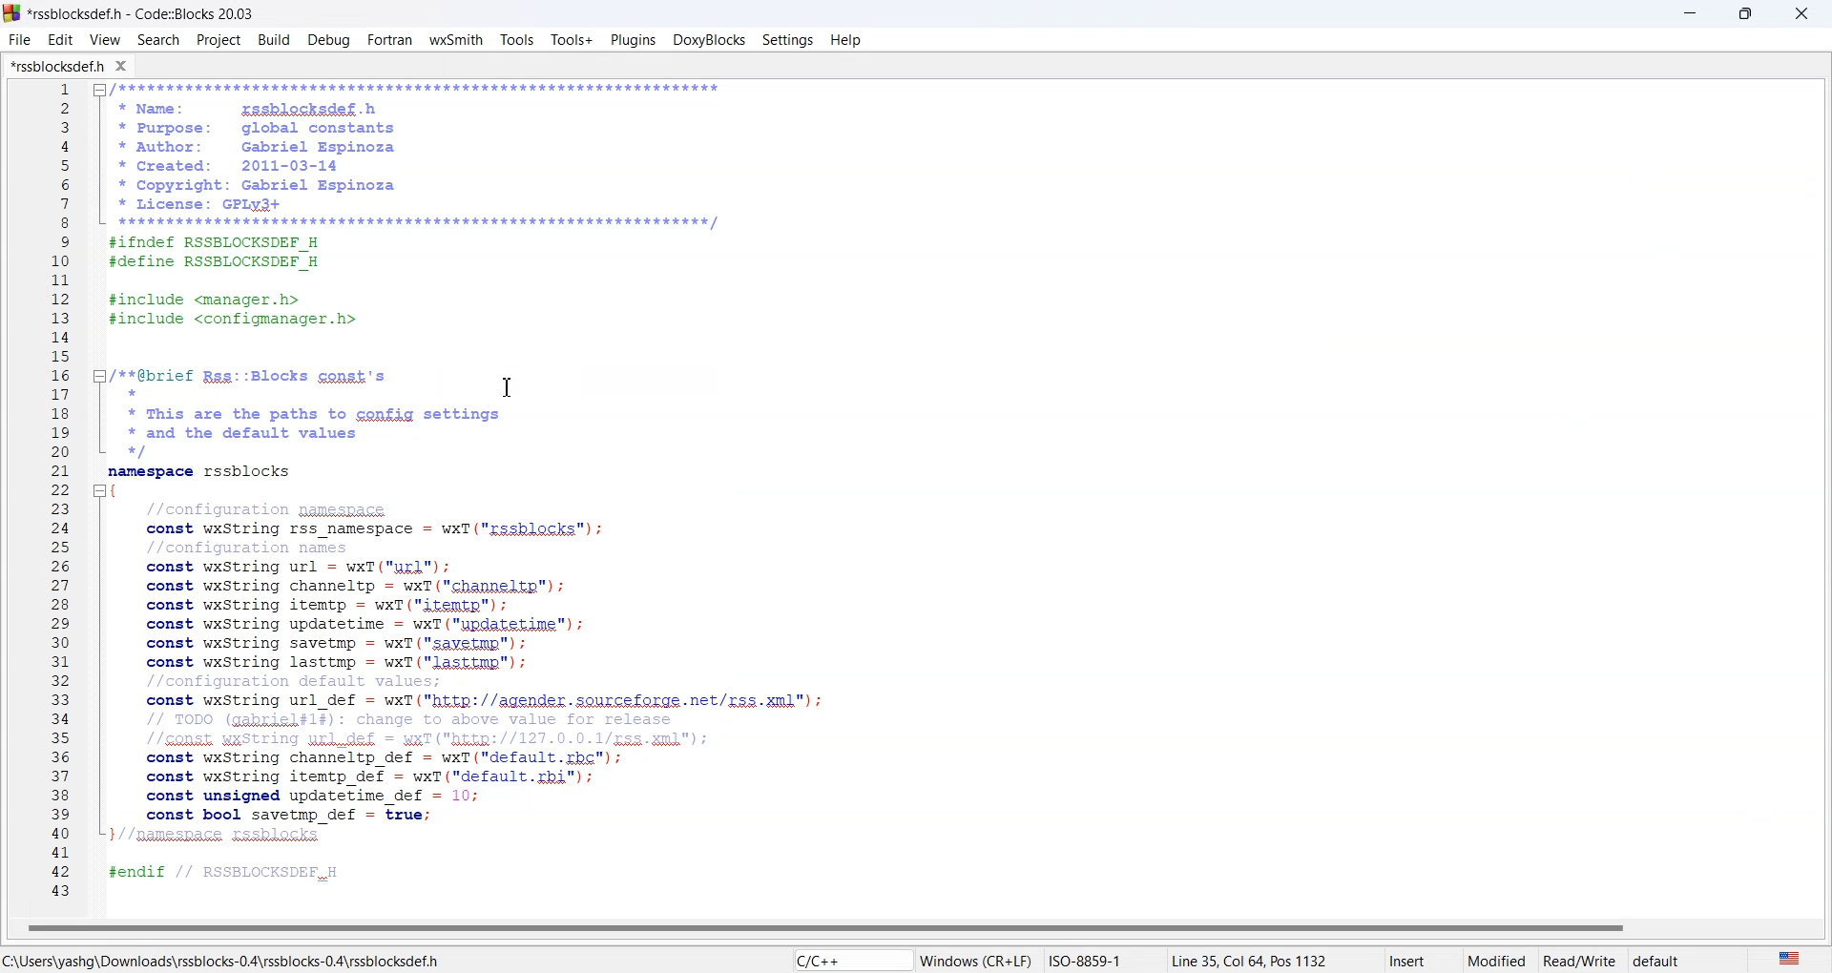  I want to click on Doxyblocks, so click(709, 39).